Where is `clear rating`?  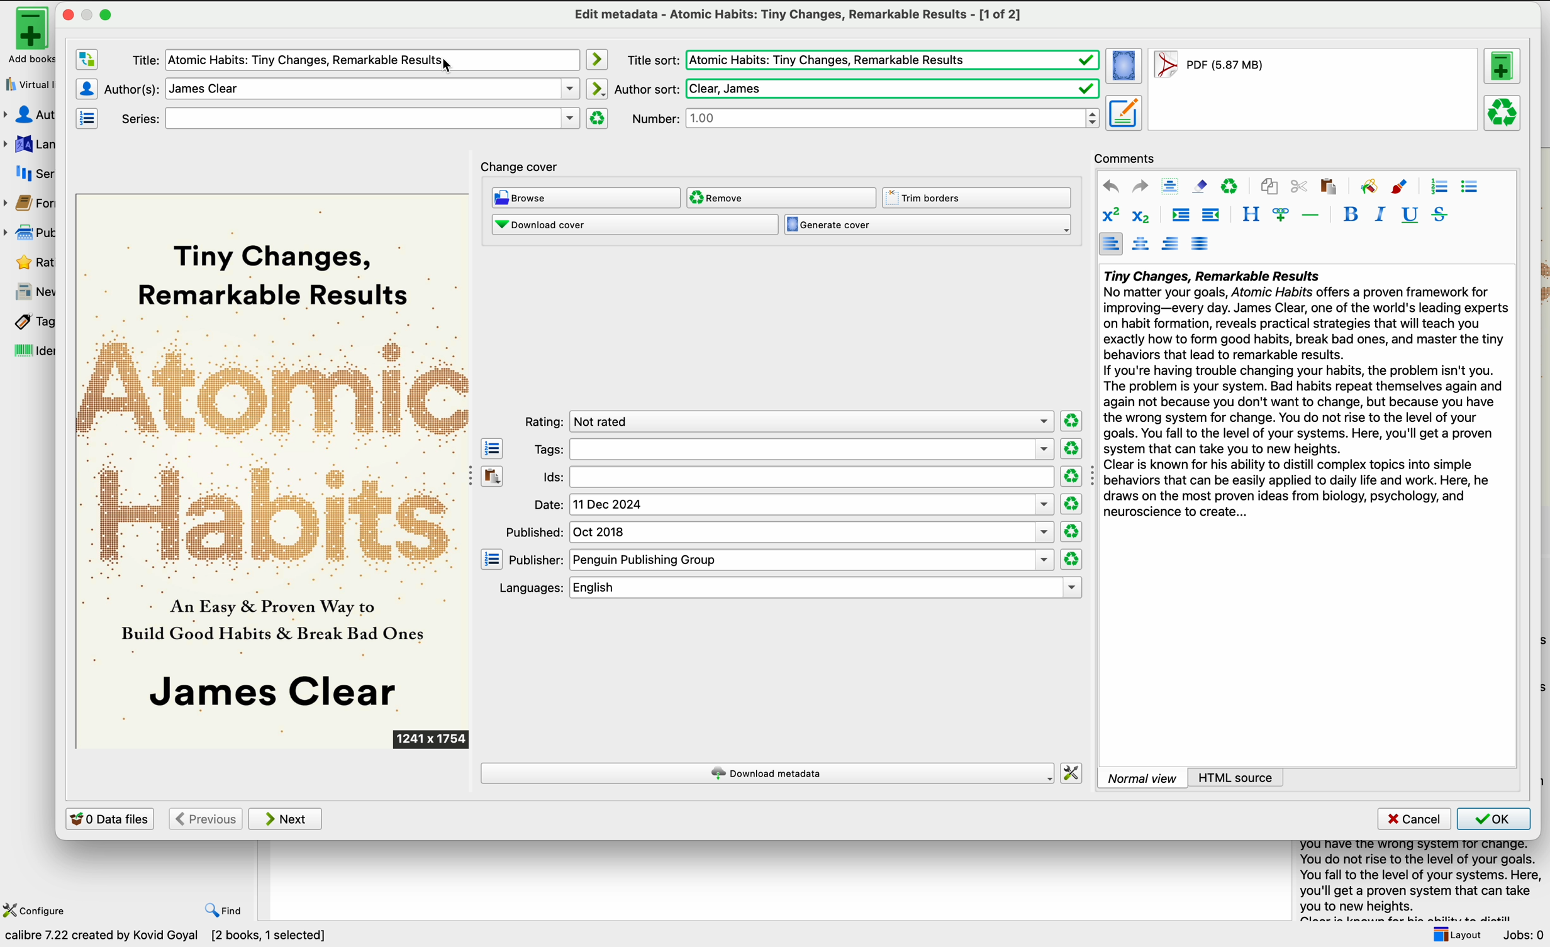 clear rating is located at coordinates (1071, 559).